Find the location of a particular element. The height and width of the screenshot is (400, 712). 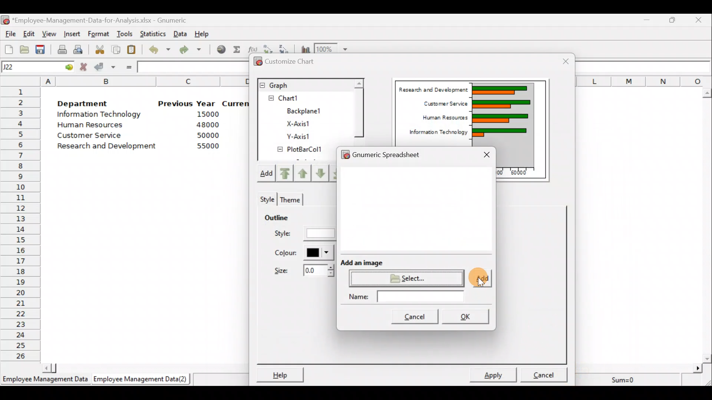

Move up is located at coordinates (319, 173).